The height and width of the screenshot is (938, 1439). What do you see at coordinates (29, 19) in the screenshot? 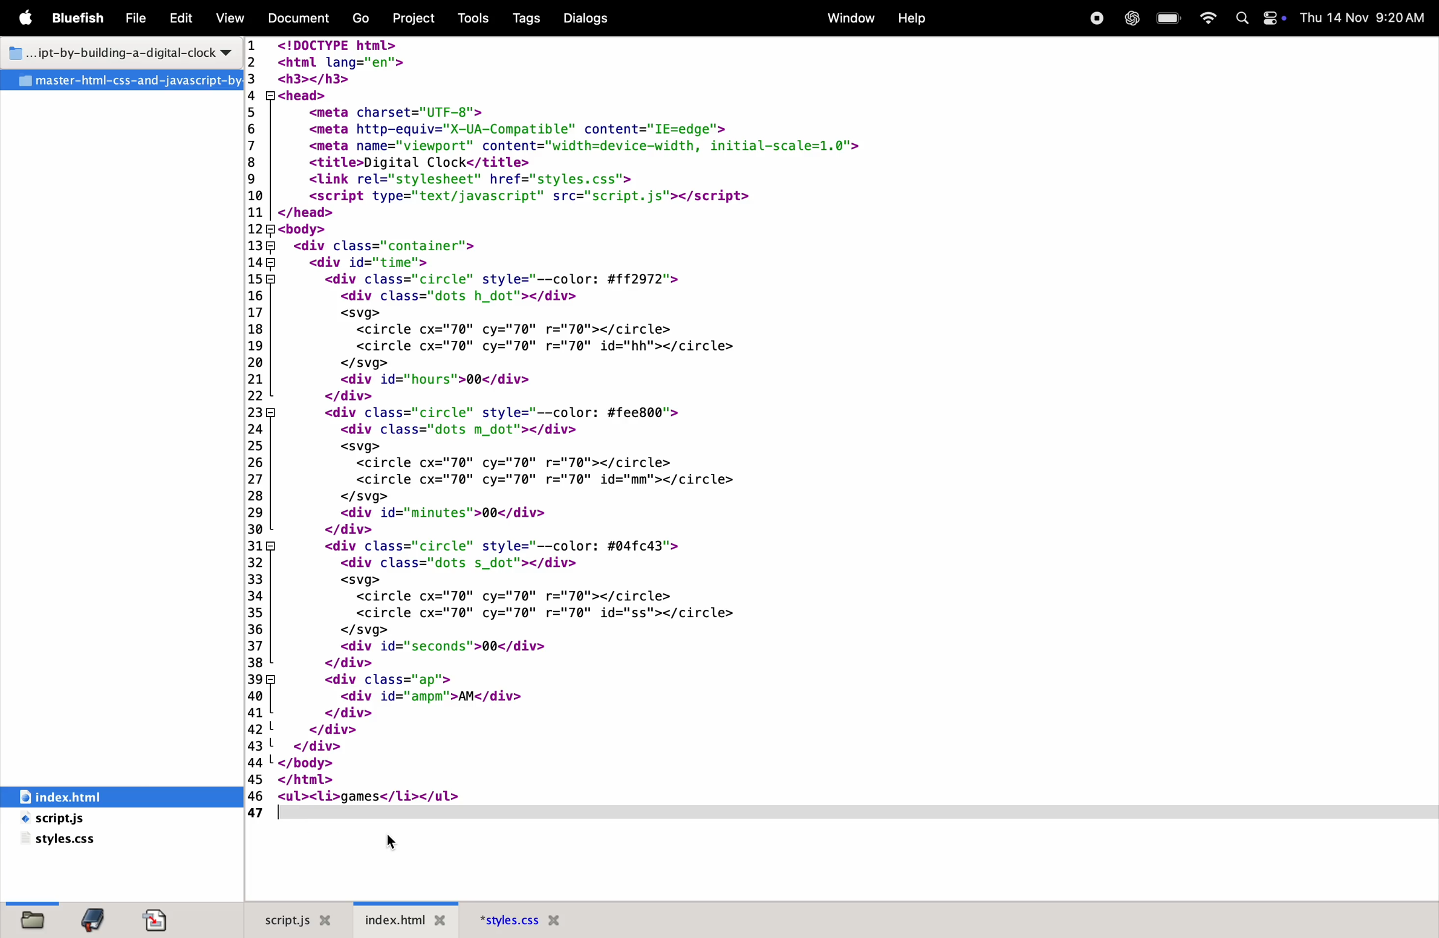
I see `apple menu` at bounding box center [29, 19].